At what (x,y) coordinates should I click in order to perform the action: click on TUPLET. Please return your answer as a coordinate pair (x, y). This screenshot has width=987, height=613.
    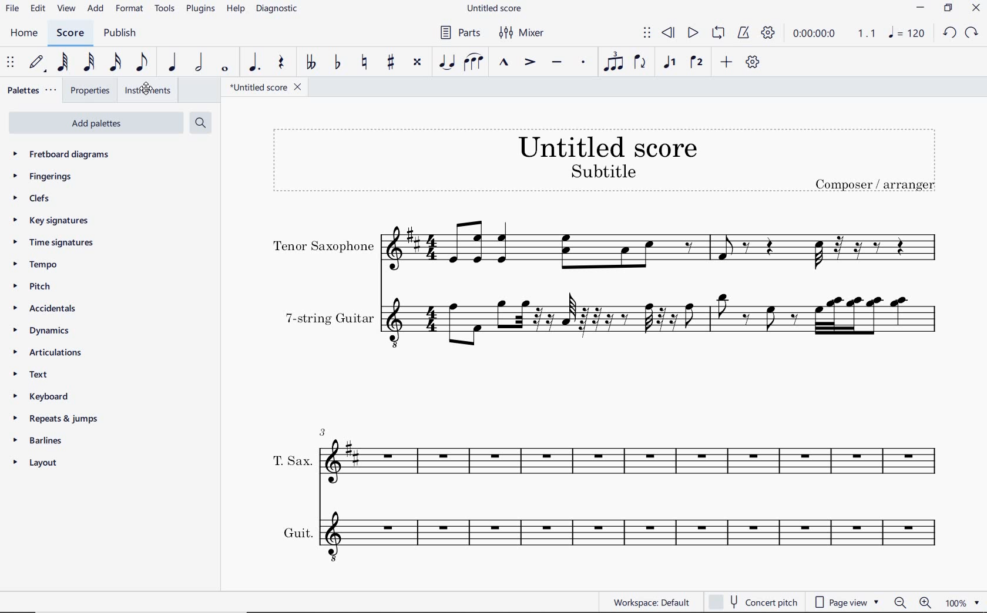
    Looking at the image, I should click on (613, 62).